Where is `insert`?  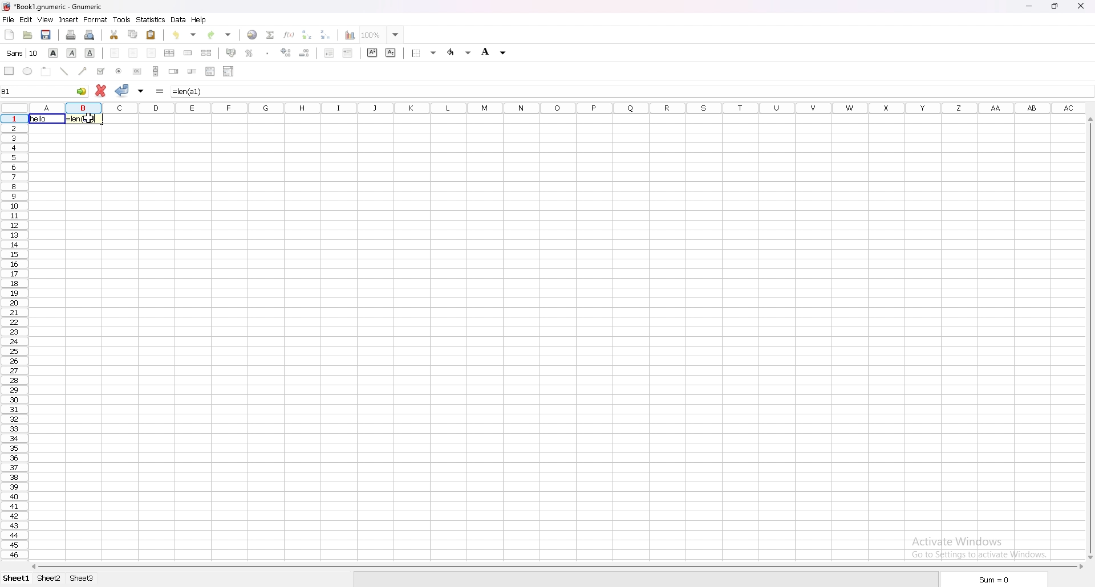 insert is located at coordinates (68, 20).